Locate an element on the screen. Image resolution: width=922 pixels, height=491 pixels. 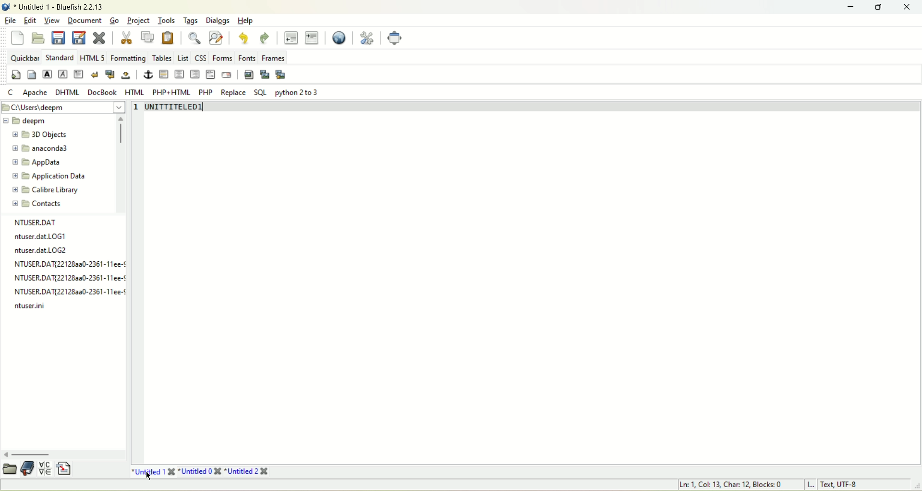
horizontal rule is located at coordinates (163, 74).